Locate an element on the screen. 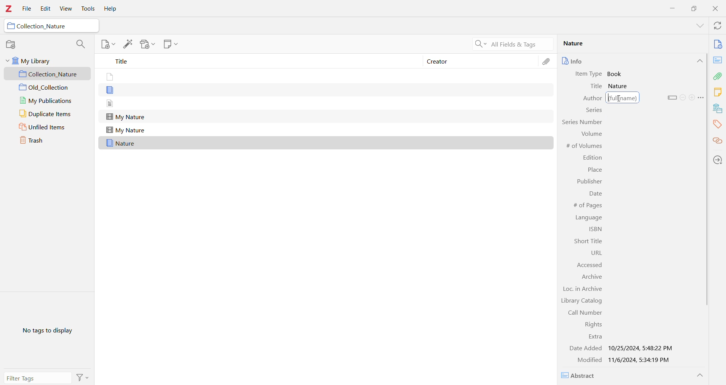 This screenshot has width=726, height=385. Attachments is located at coordinates (718, 76).